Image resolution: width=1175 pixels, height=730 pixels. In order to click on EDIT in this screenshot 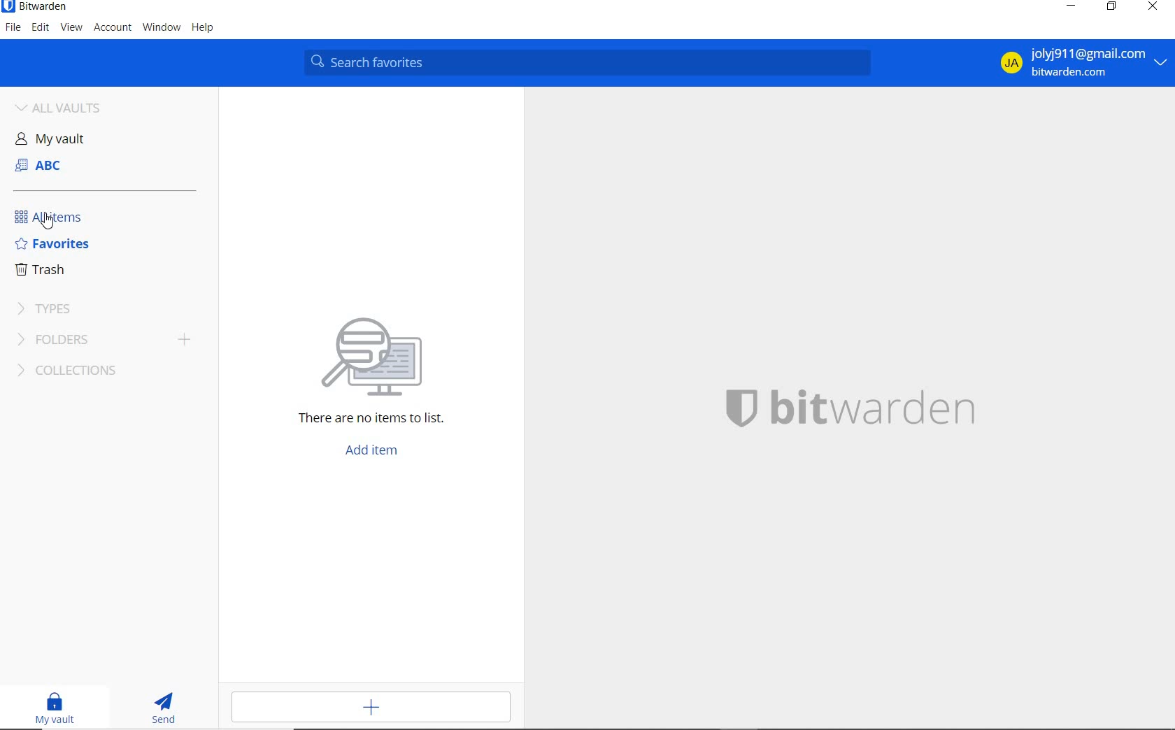, I will do `click(41, 29)`.